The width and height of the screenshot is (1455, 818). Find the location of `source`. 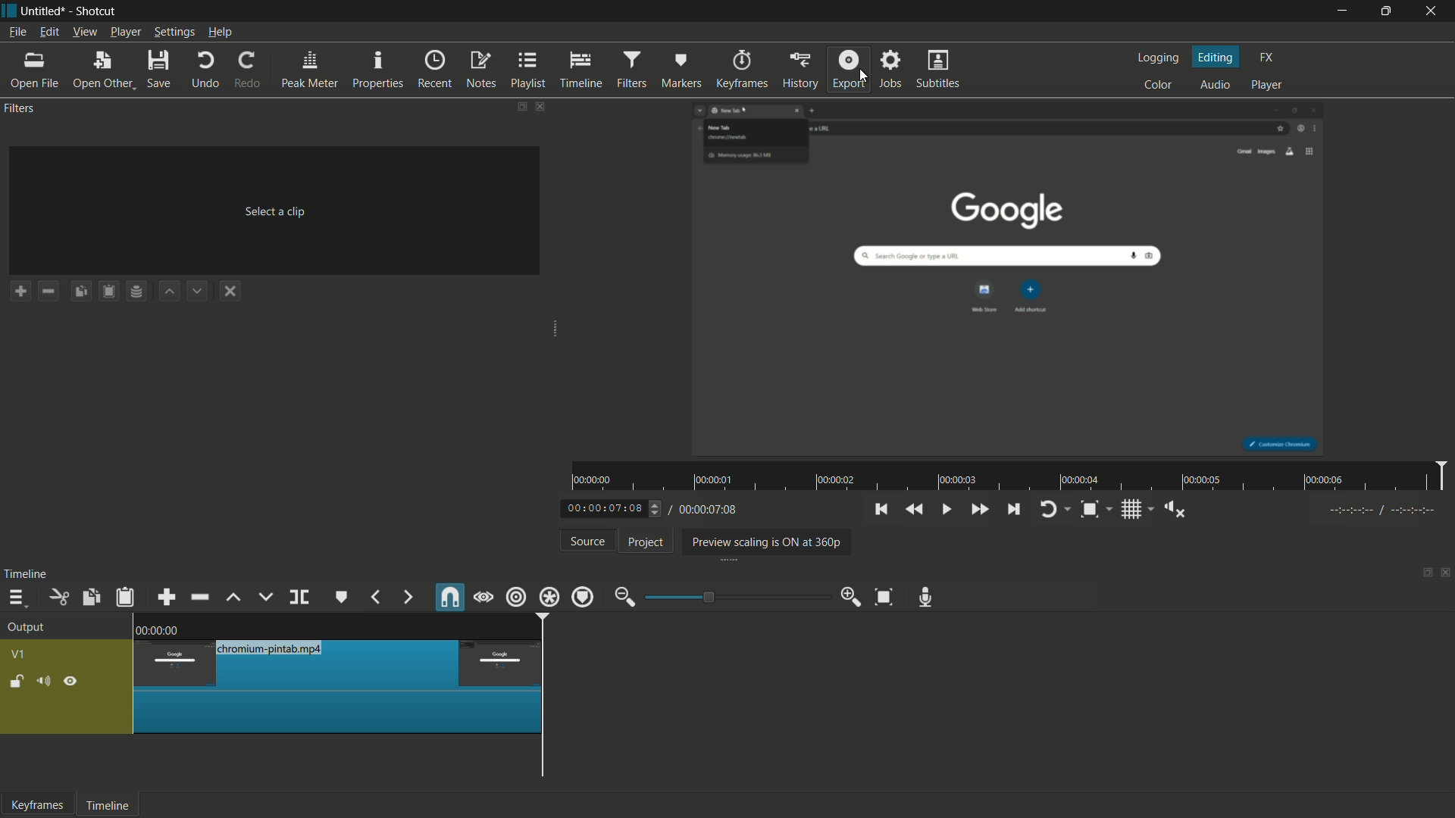

source is located at coordinates (589, 541).